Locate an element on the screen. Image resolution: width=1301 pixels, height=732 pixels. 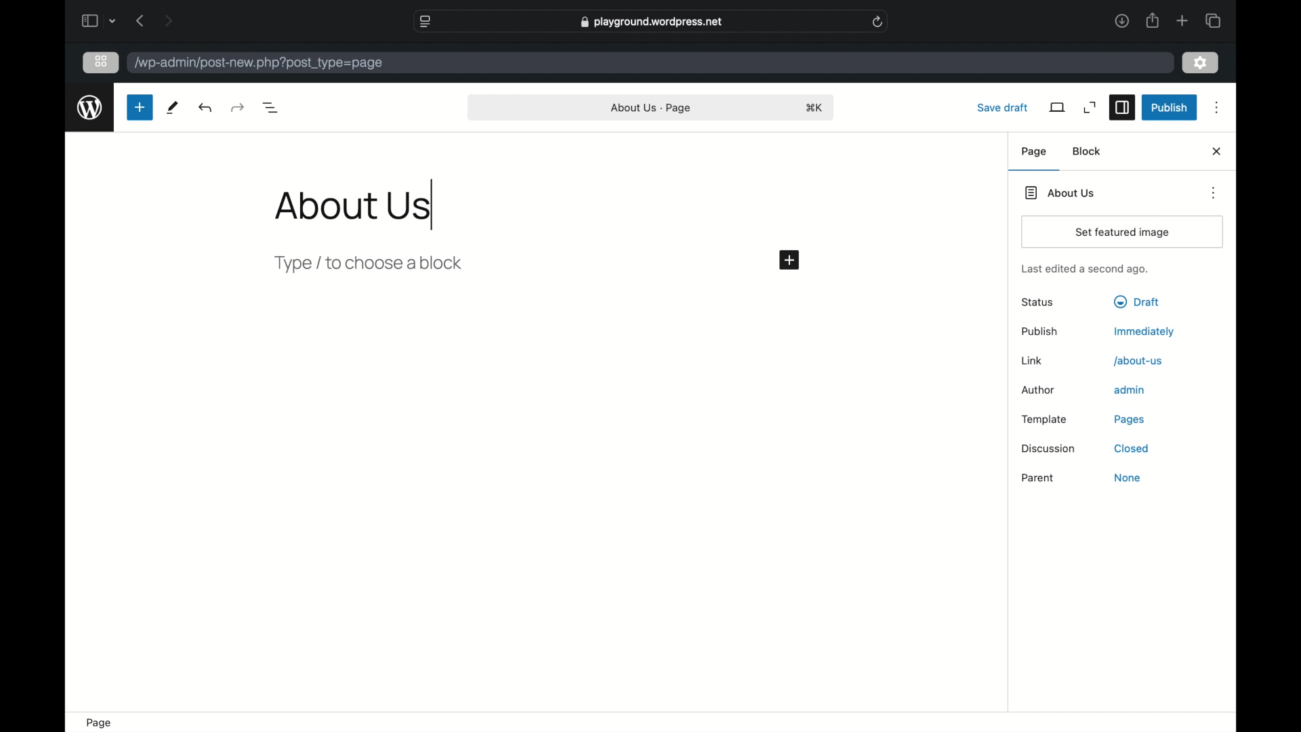
grid view is located at coordinates (101, 62).